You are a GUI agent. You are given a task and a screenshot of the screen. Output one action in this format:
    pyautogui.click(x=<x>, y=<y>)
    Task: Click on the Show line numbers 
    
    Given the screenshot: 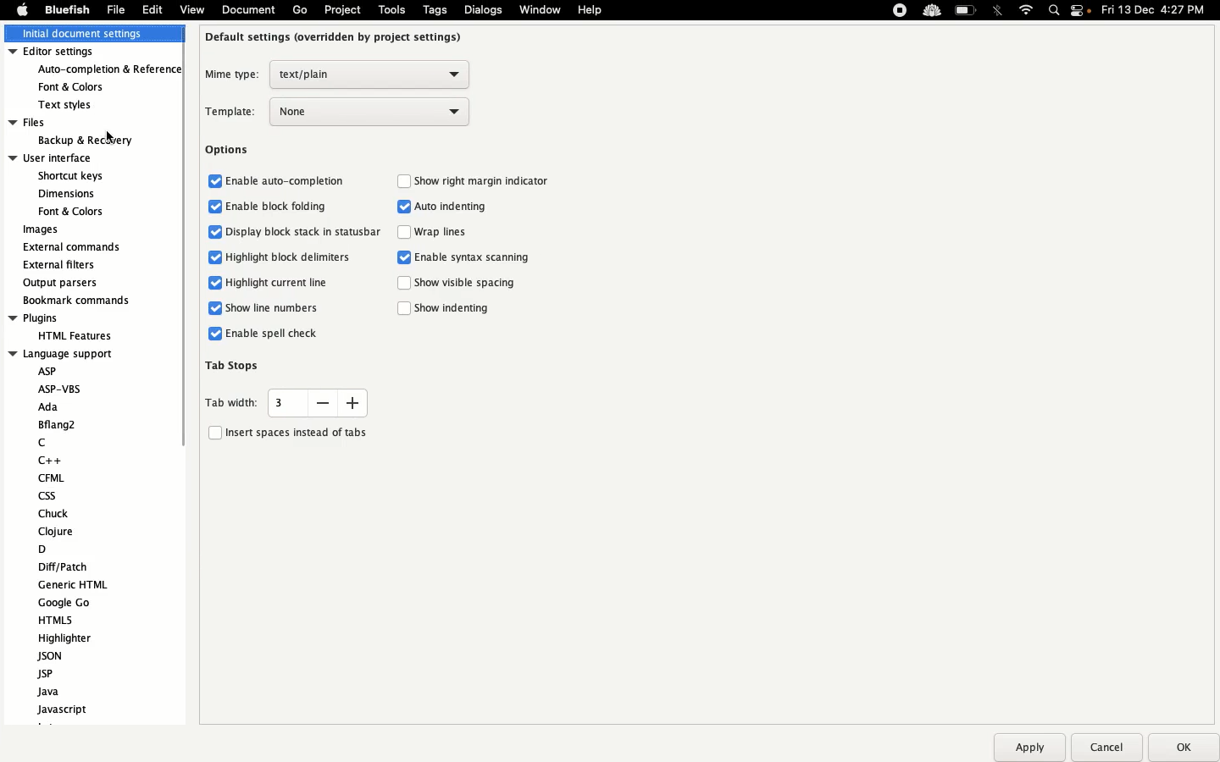 What is the action you would take?
    pyautogui.click(x=263, y=307)
    